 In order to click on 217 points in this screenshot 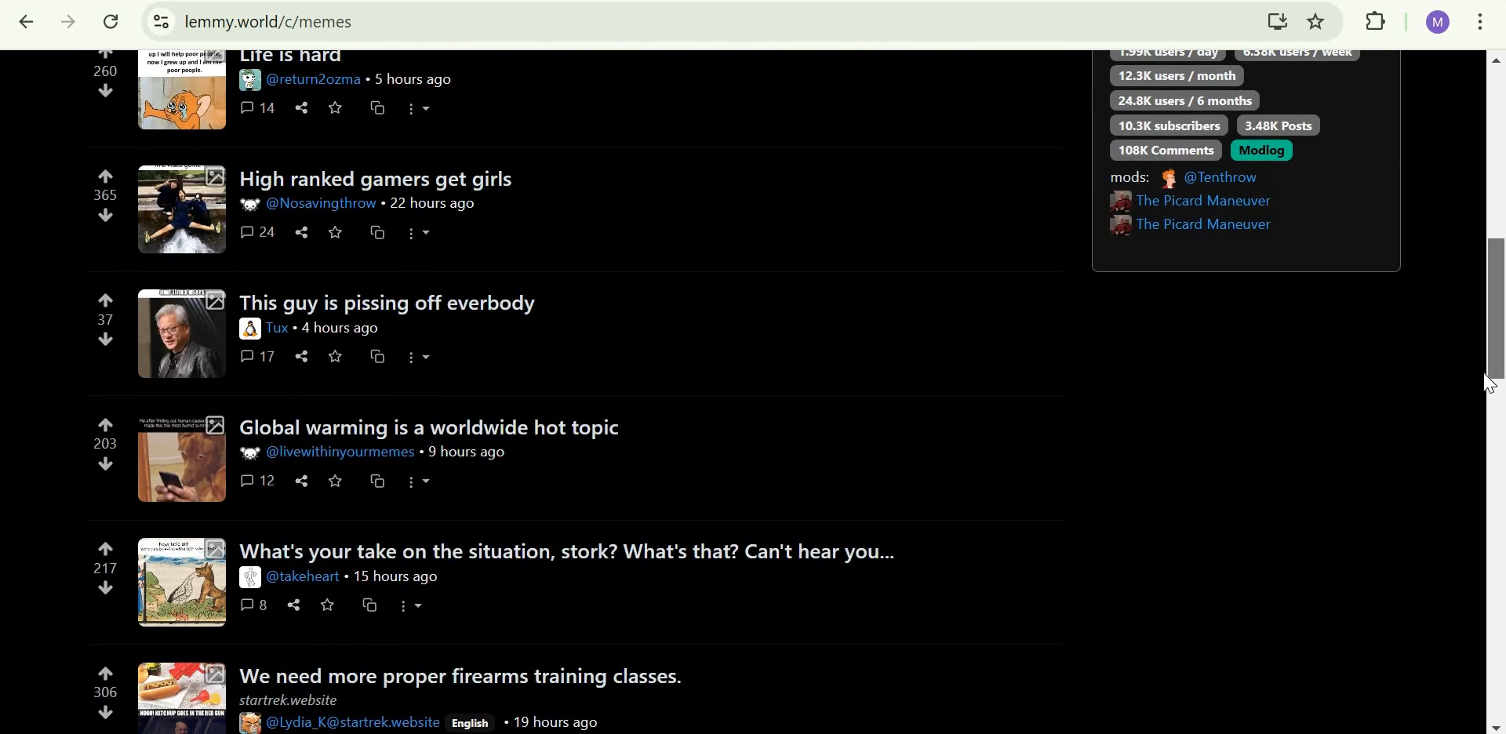, I will do `click(107, 568)`.